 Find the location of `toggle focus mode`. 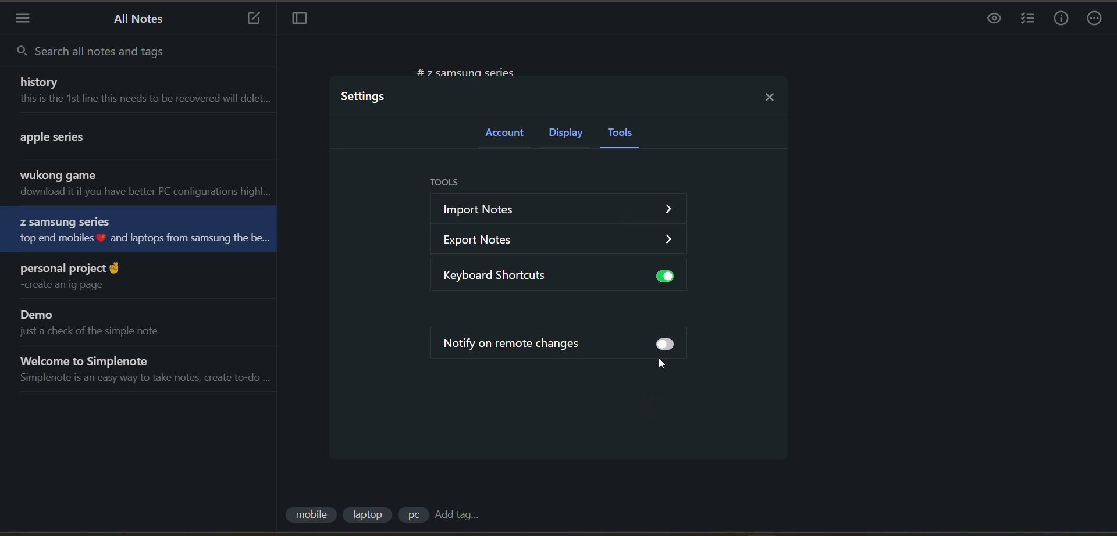

toggle focus mode is located at coordinates (301, 19).